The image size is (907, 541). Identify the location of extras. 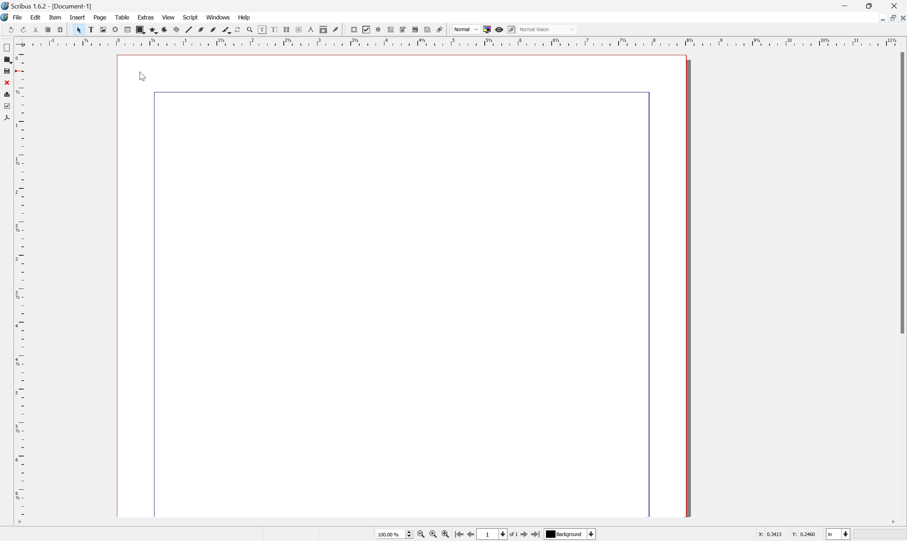
(146, 17).